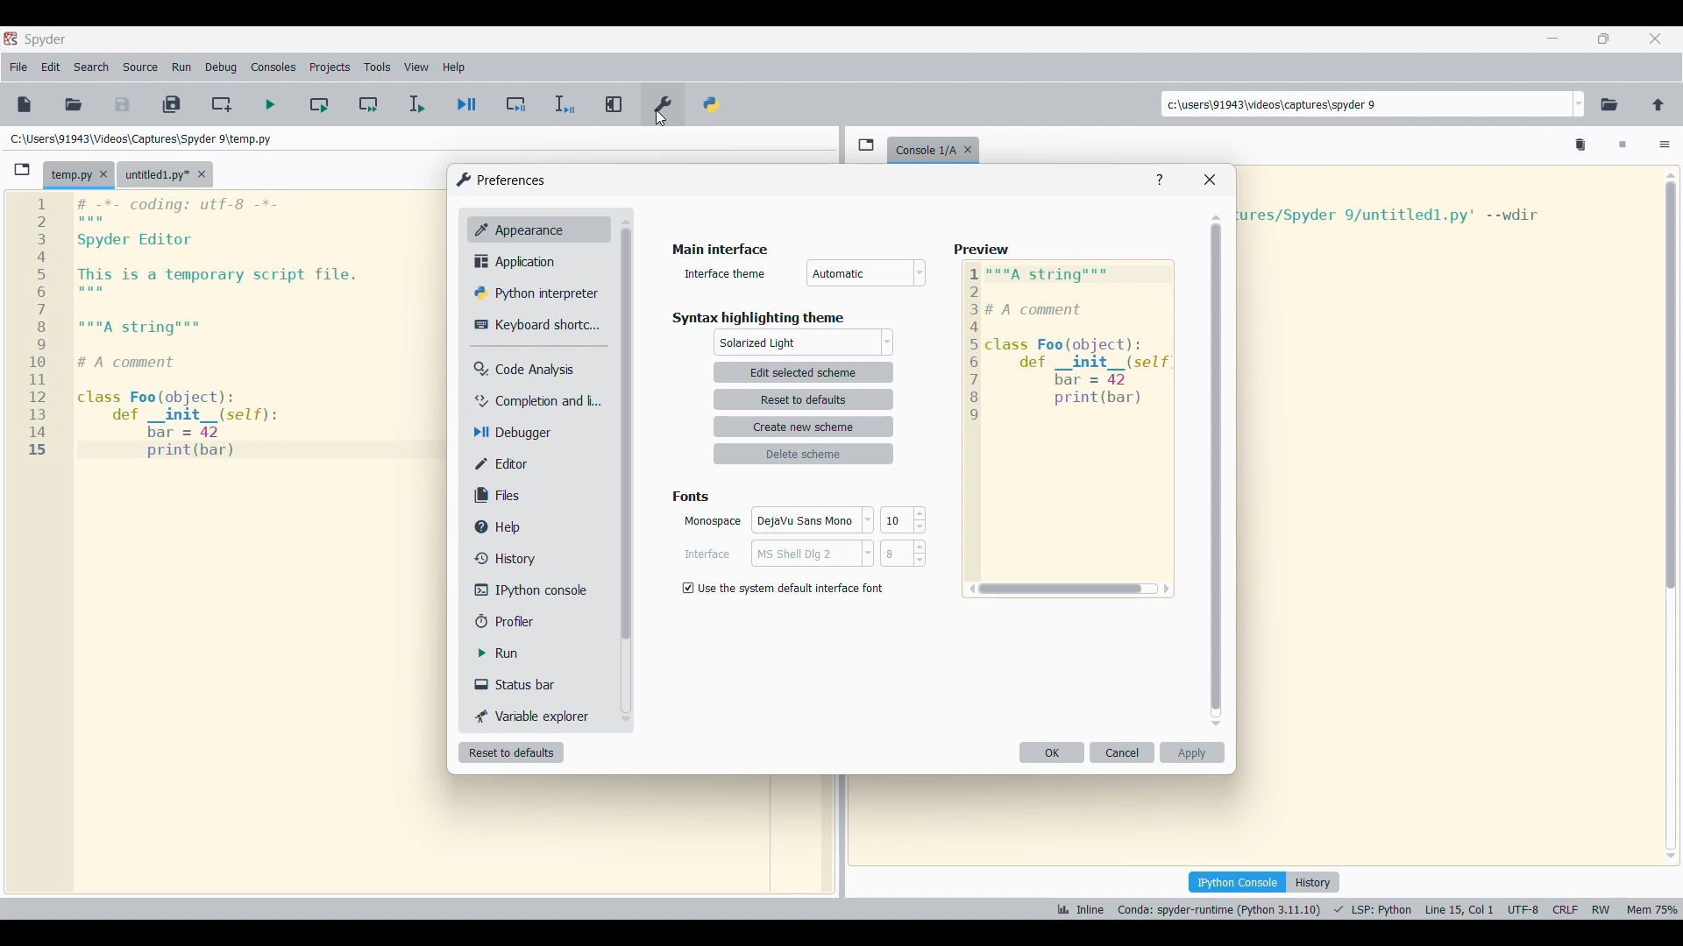 The image size is (1683, 946). I want to click on Current tab, so click(924, 151).